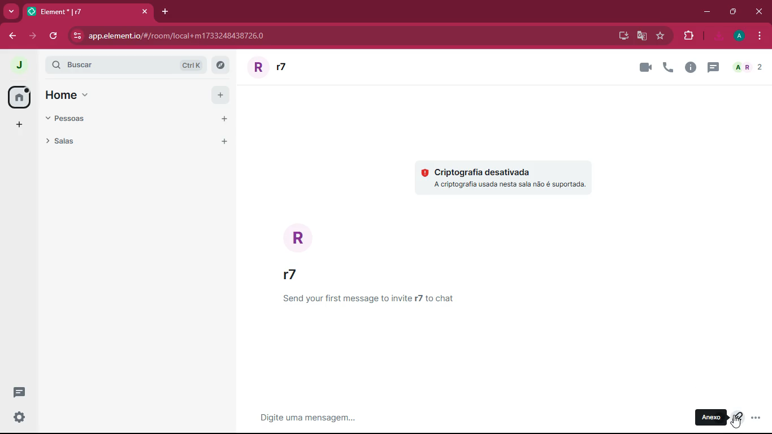  What do you see at coordinates (506, 175) in the screenshot?
I see `criptografia desativada a criptografia usada nesta sala nao e suportada` at bounding box center [506, 175].